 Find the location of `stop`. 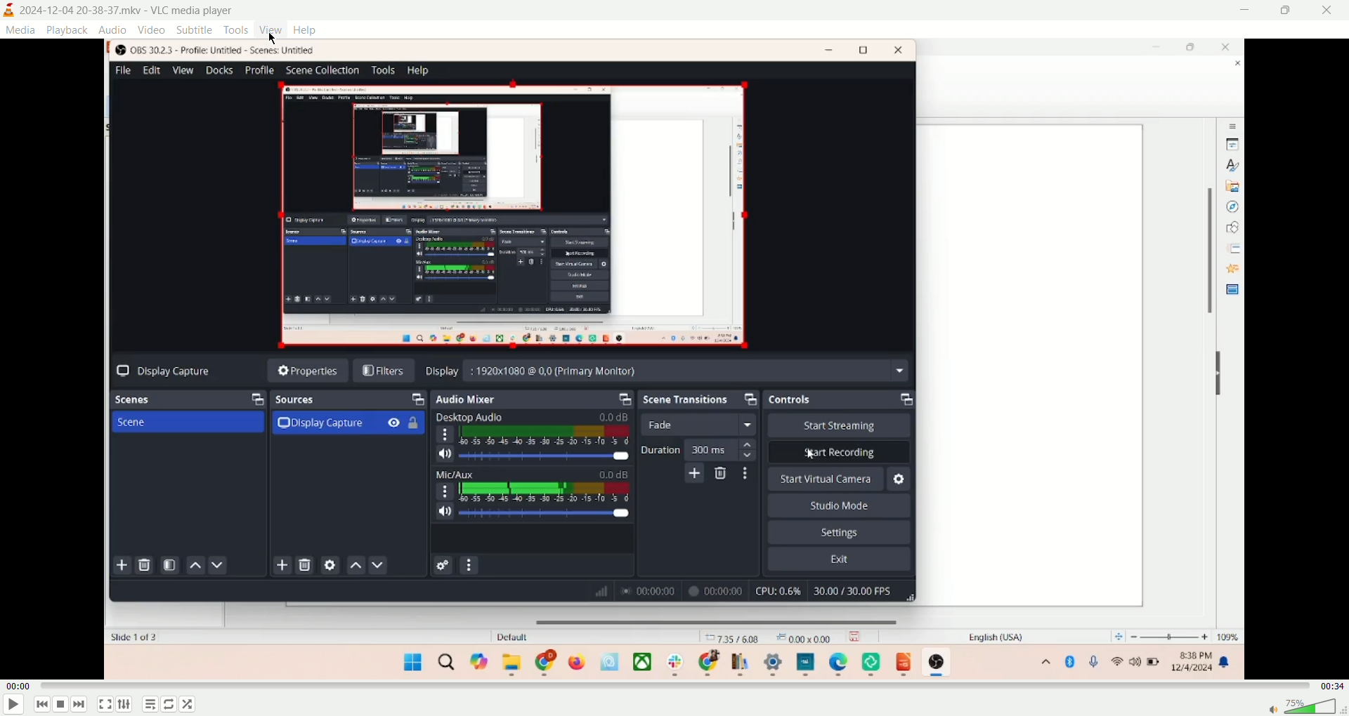

stop is located at coordinates (63, 705).